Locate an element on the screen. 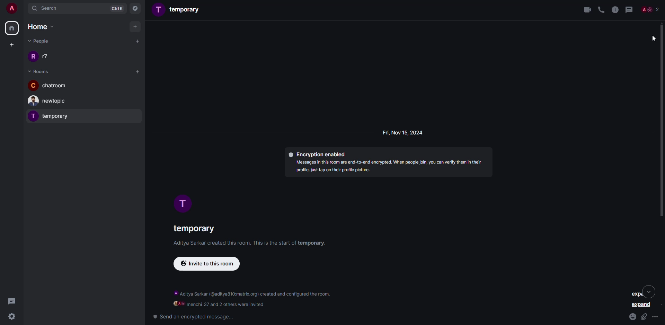 This screenshot has height=325, width=665. people is located at coordinates (41, 42).